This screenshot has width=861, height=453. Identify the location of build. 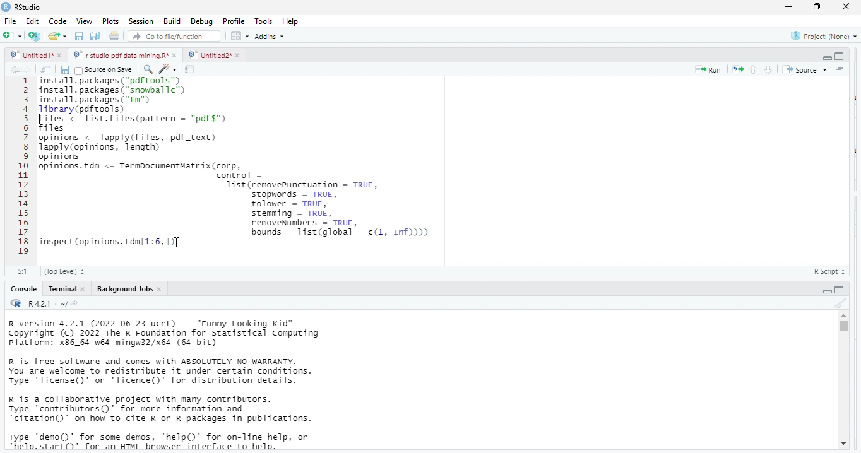
(172, 21).